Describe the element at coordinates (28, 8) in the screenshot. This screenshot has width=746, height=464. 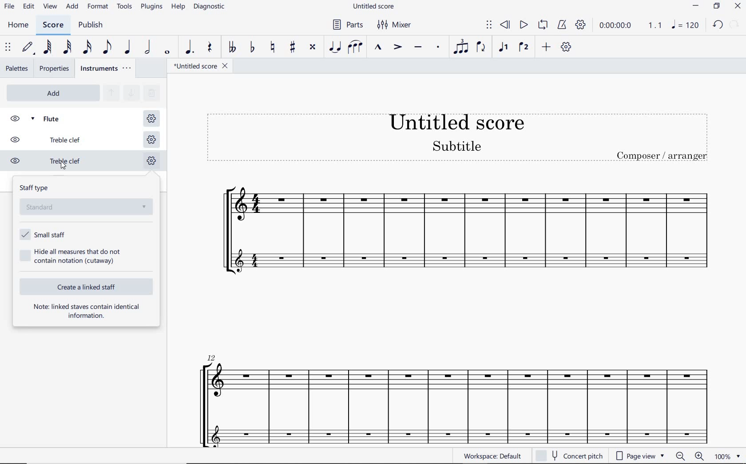
I see `edit` at that location.